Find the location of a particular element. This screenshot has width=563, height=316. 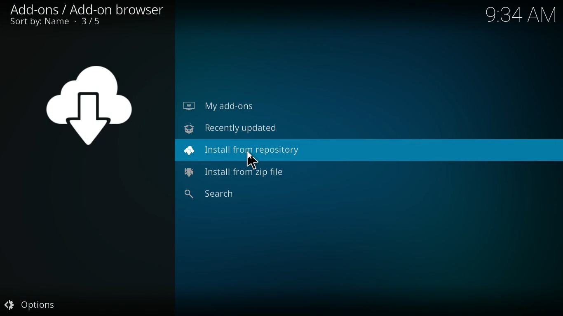

install from repository is located at coordinates (253, 152).